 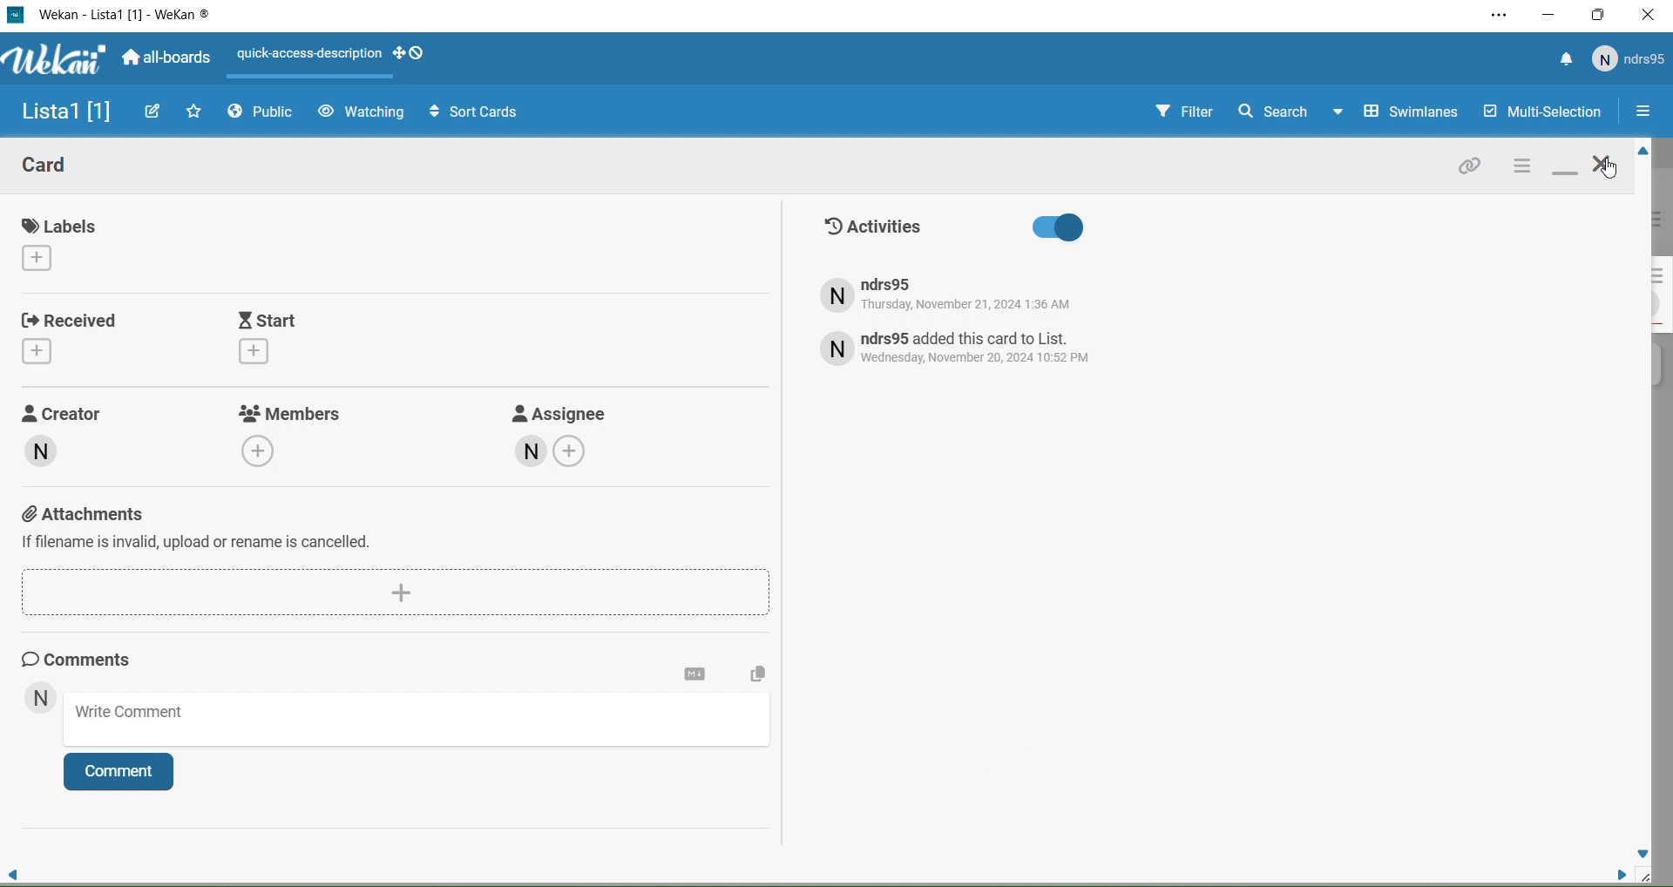 What do you see at coordinates (315, 338) in the screenshot?
I see `Start` at bounding box center [315, 338].